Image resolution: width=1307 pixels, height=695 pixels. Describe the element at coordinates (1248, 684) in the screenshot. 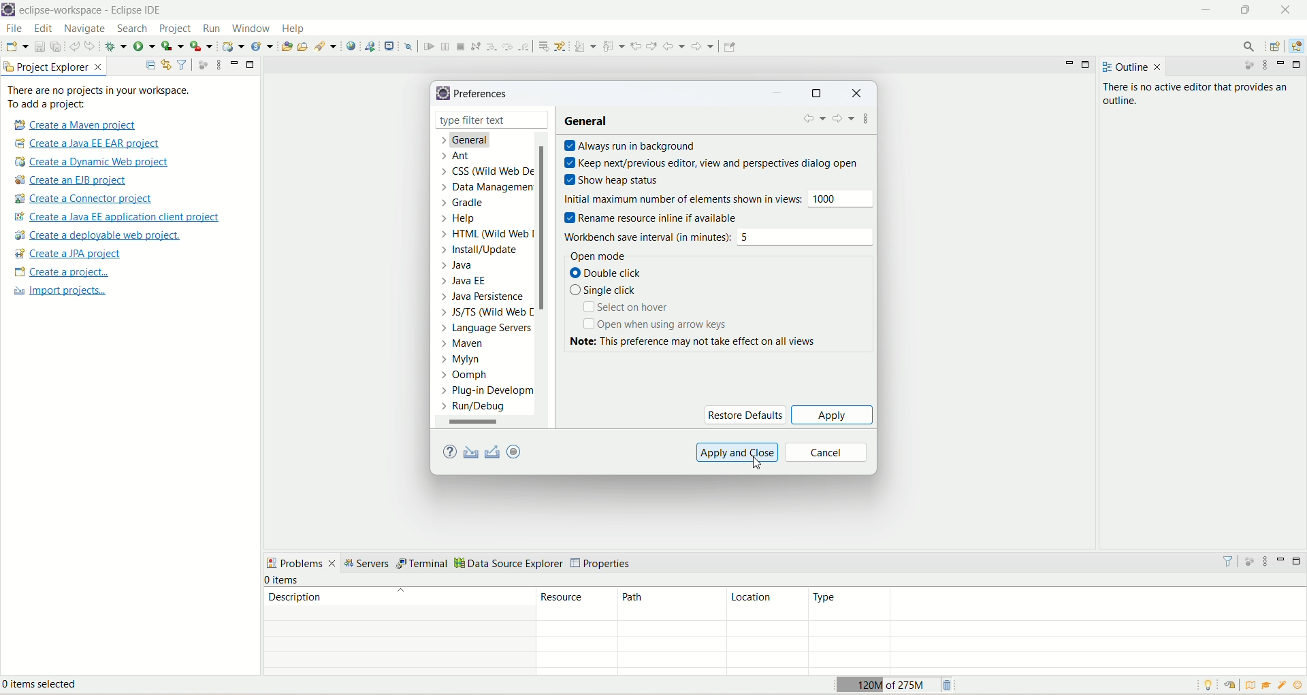

I see `overview` at that location.